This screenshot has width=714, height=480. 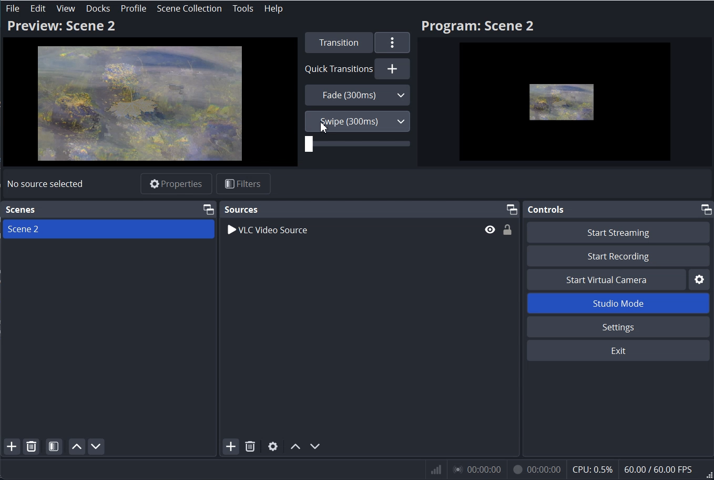 I want to click on Control, so click(x=549, y=210).